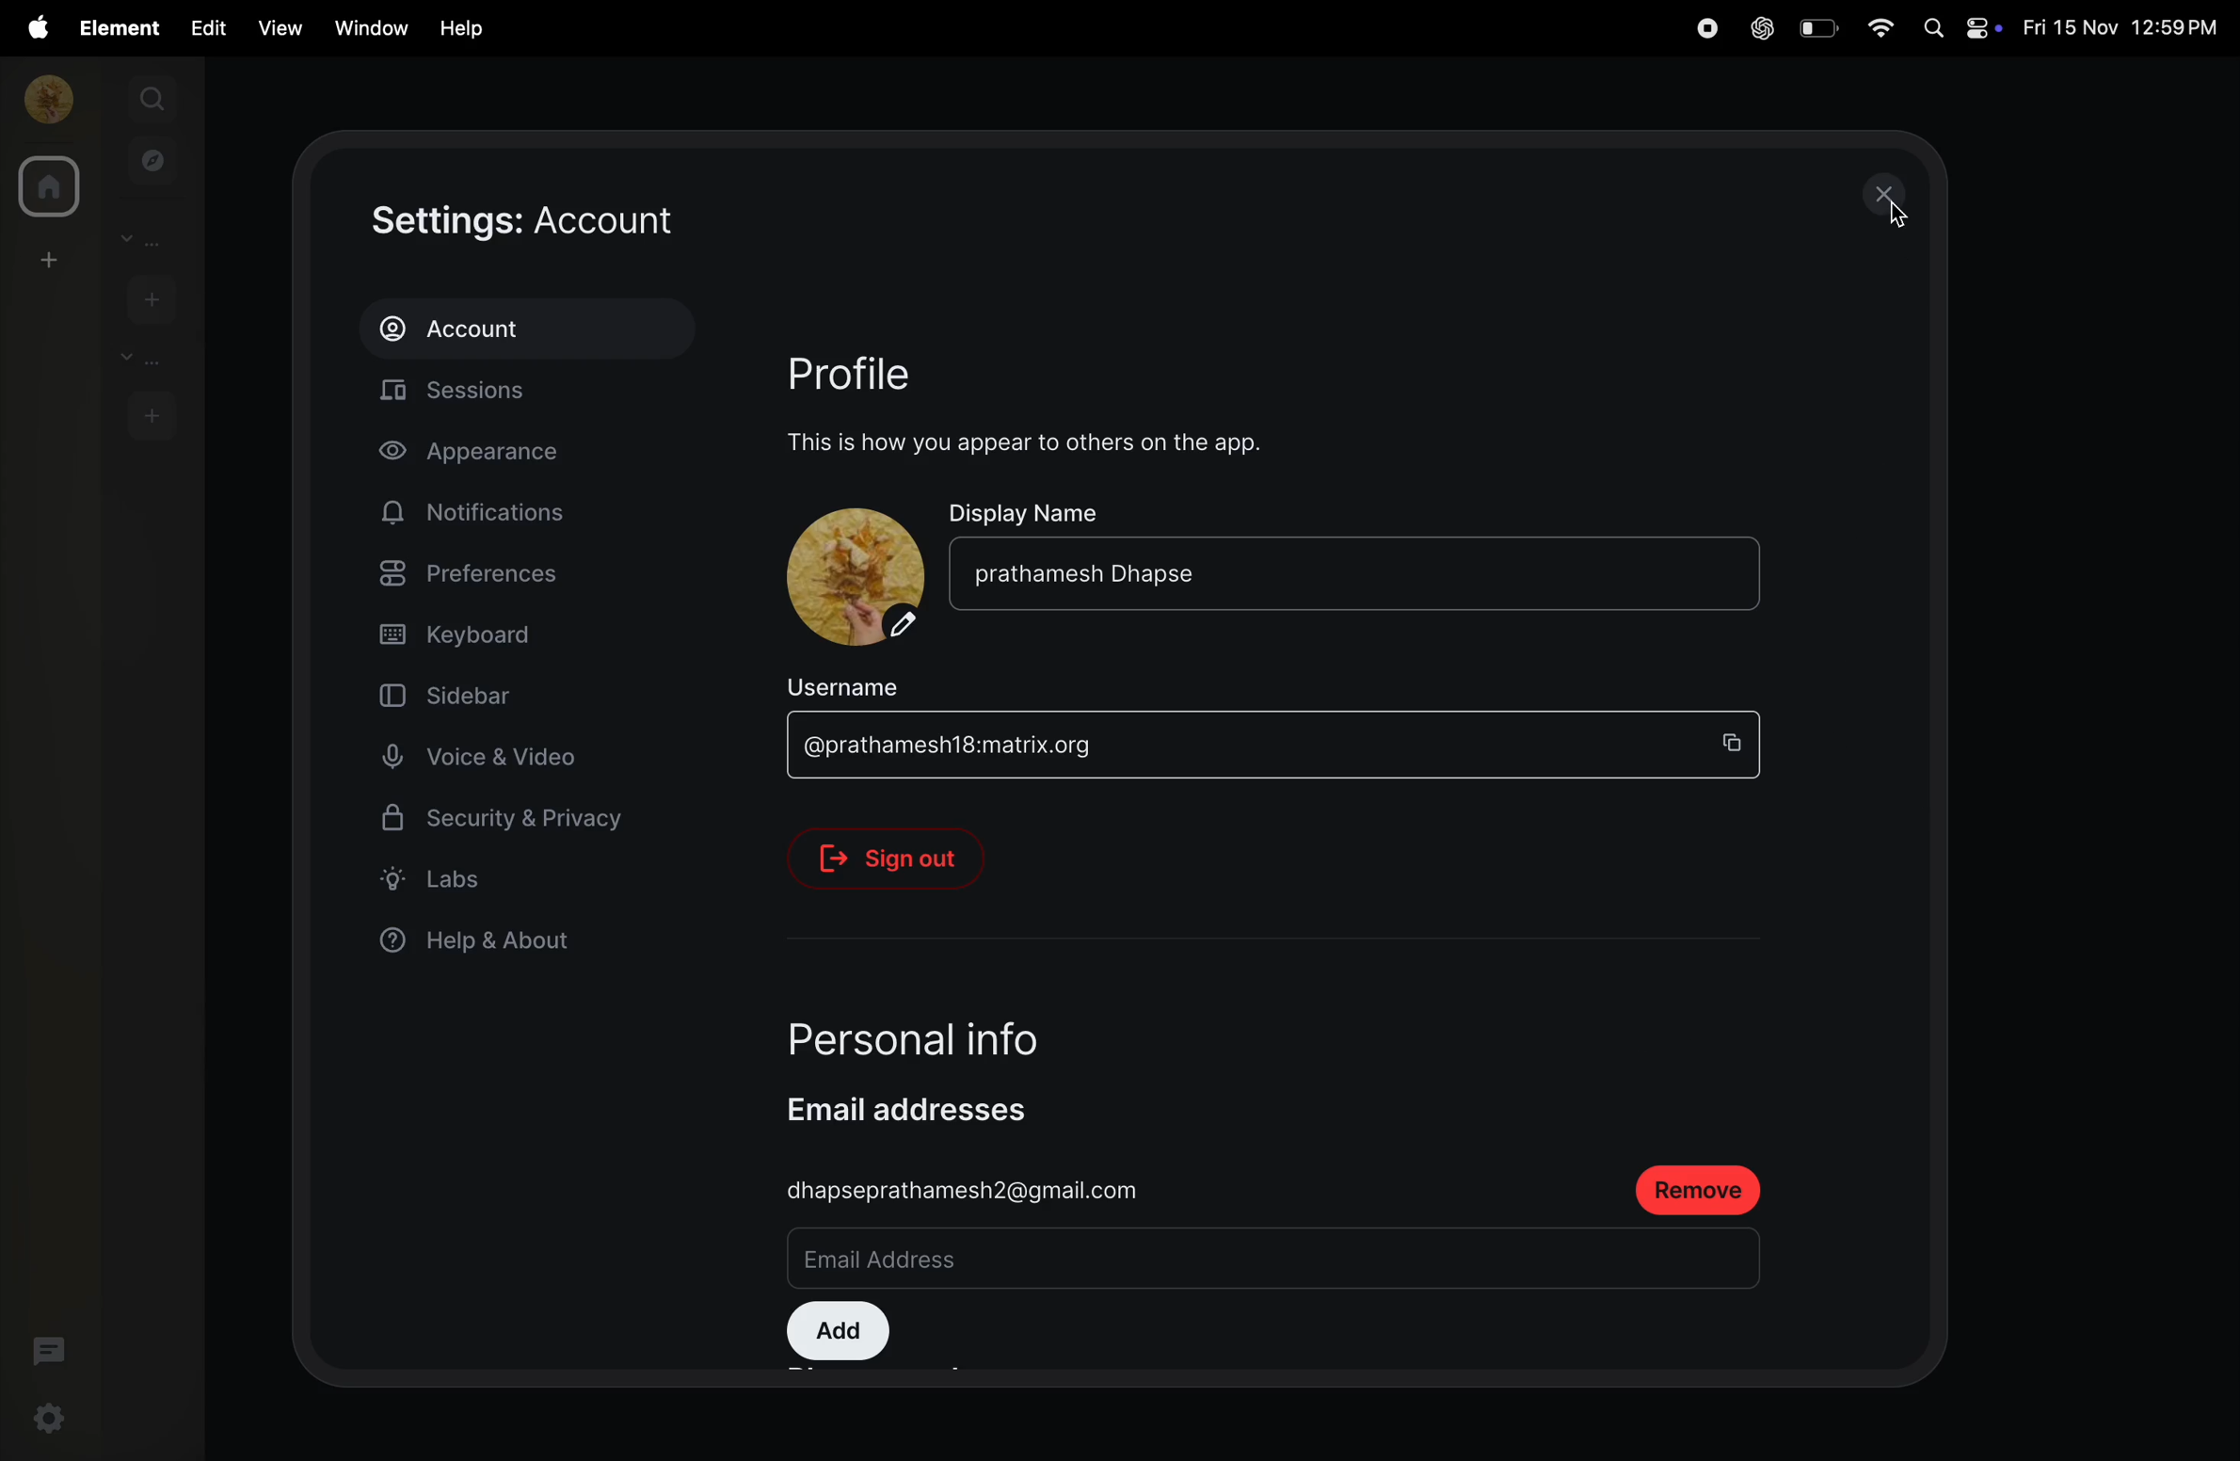  I want to click on search1, so click(154, 96).